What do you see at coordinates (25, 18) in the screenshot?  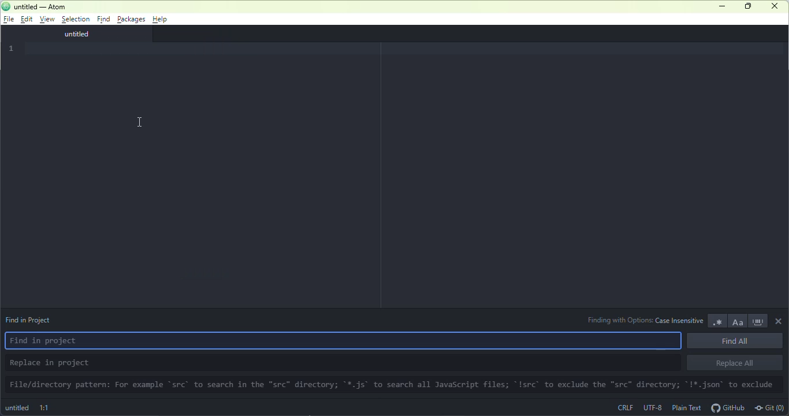 I see `edit` at bounding box center [25, 18].